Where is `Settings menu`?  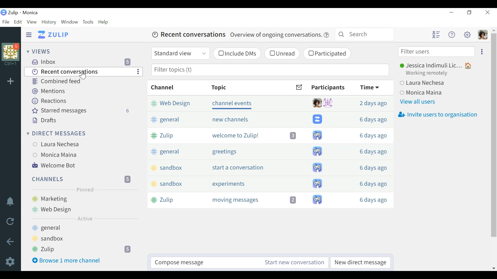 Settings menu is located at coordinates (468, 35).